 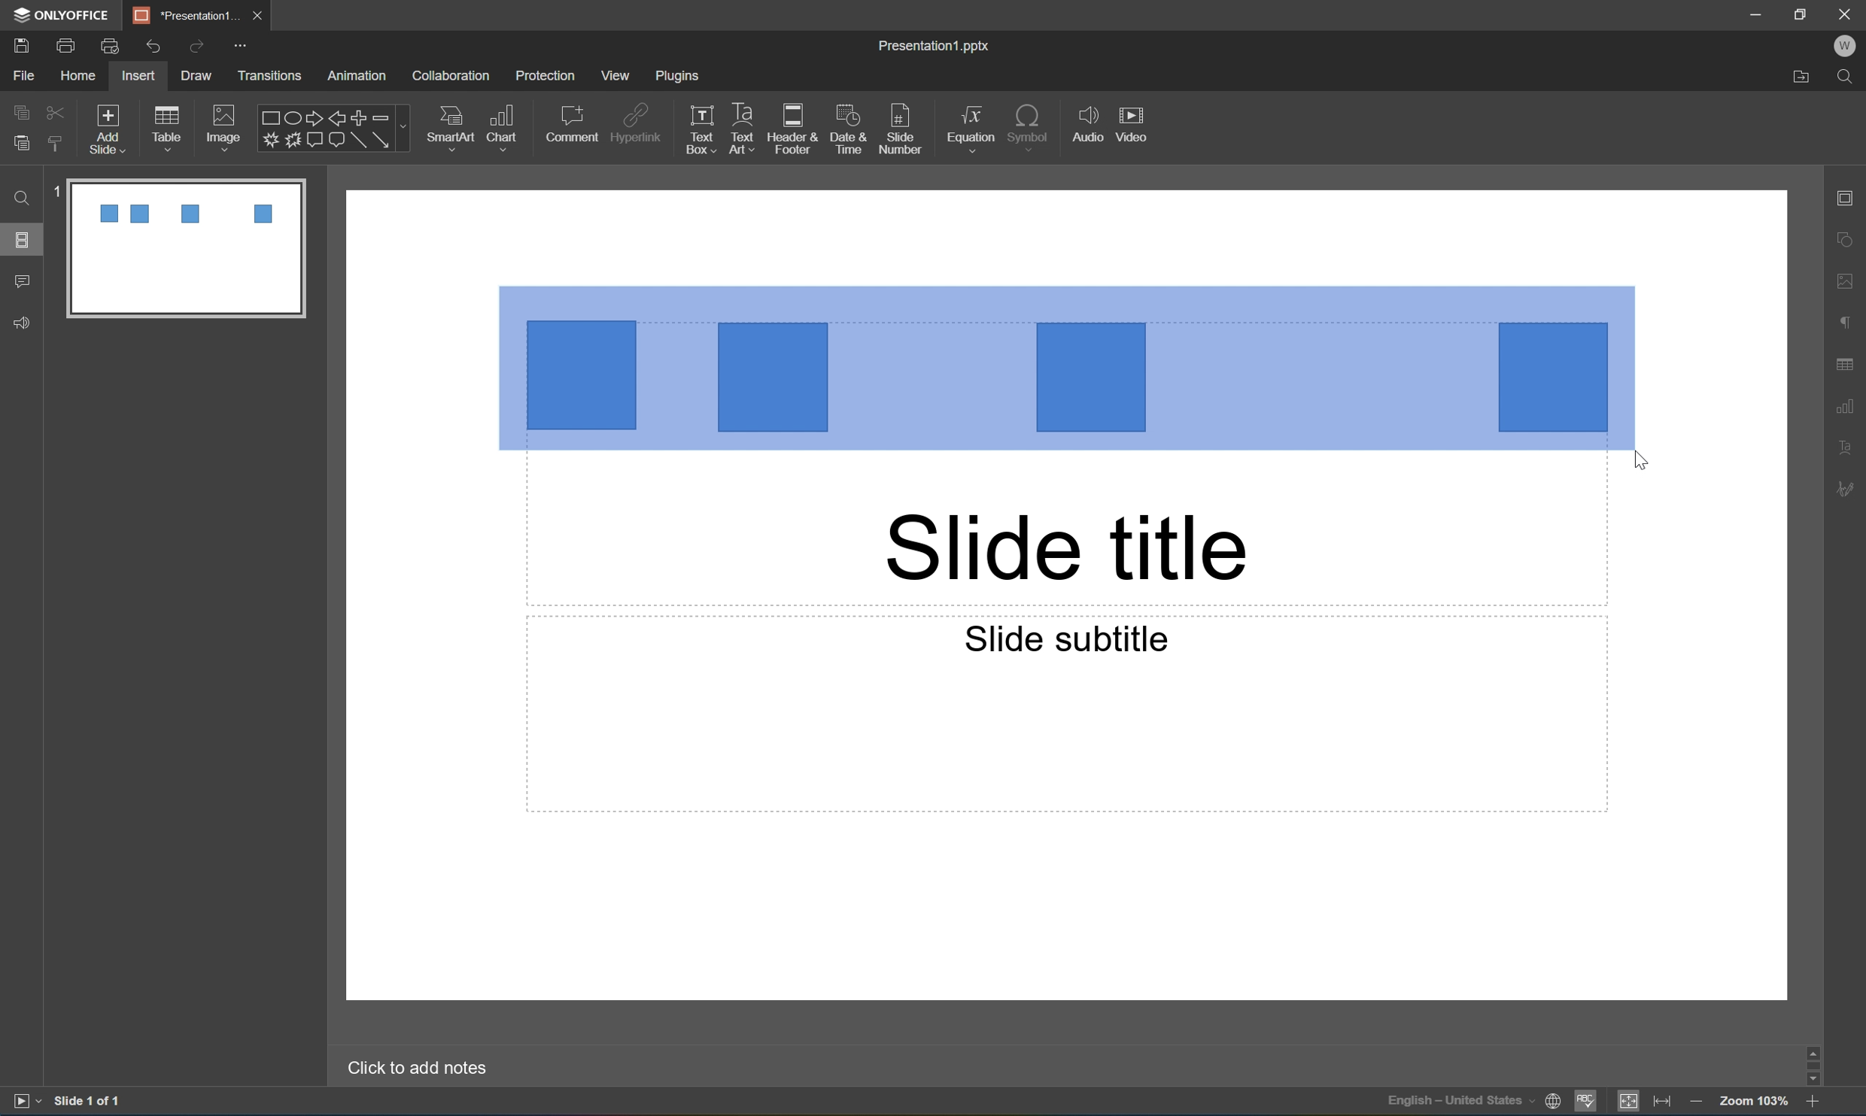 I want to click on DRAG_TO Cursor Position, so click(x=1639, y=456).